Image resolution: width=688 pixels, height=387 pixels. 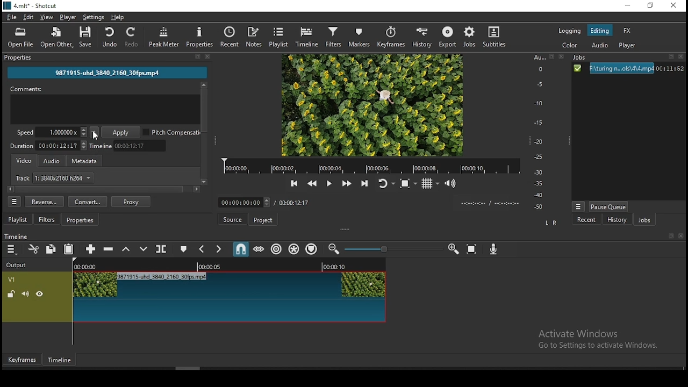 What do you see at coordinates (550, 223) in the screenshot?
I see `Left Right` at bounding box center [550, 223].